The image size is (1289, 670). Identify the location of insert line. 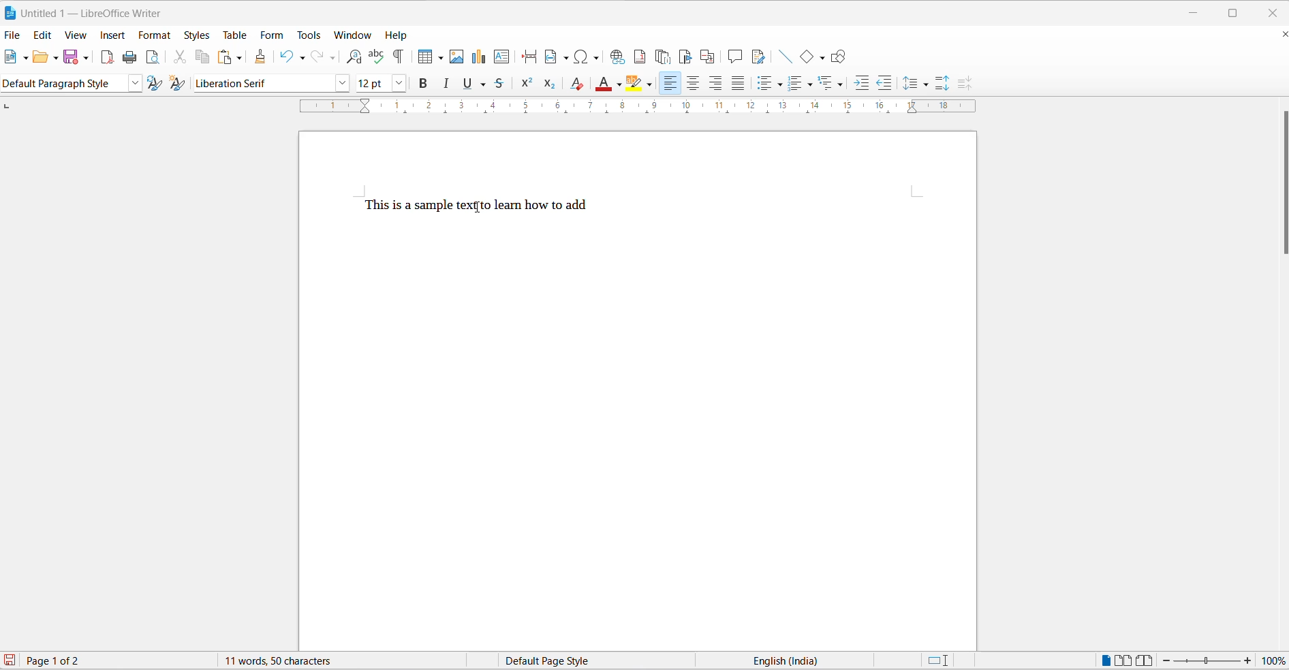
(785, 57).